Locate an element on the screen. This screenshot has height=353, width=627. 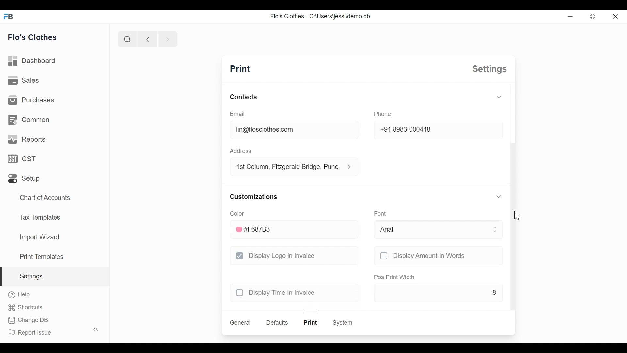
font is located at coordinates (380, 213).